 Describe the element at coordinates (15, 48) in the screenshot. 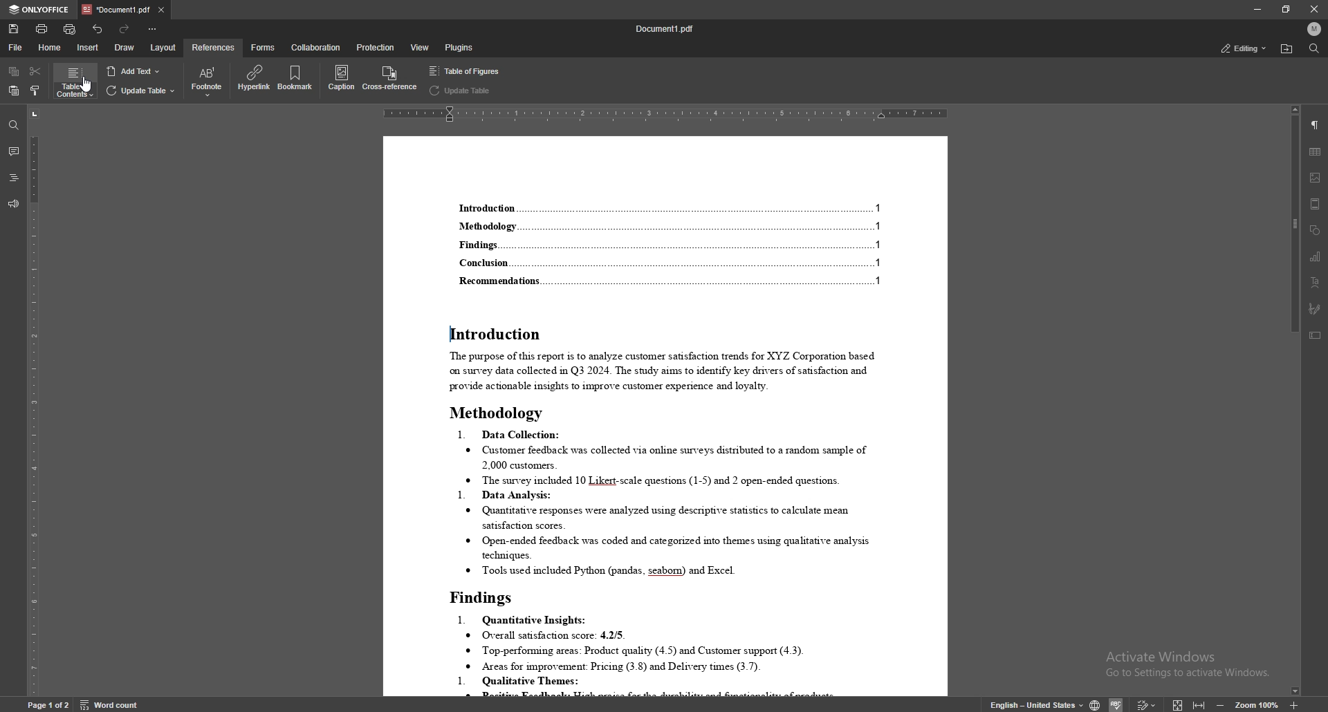

I see `file` at that location.